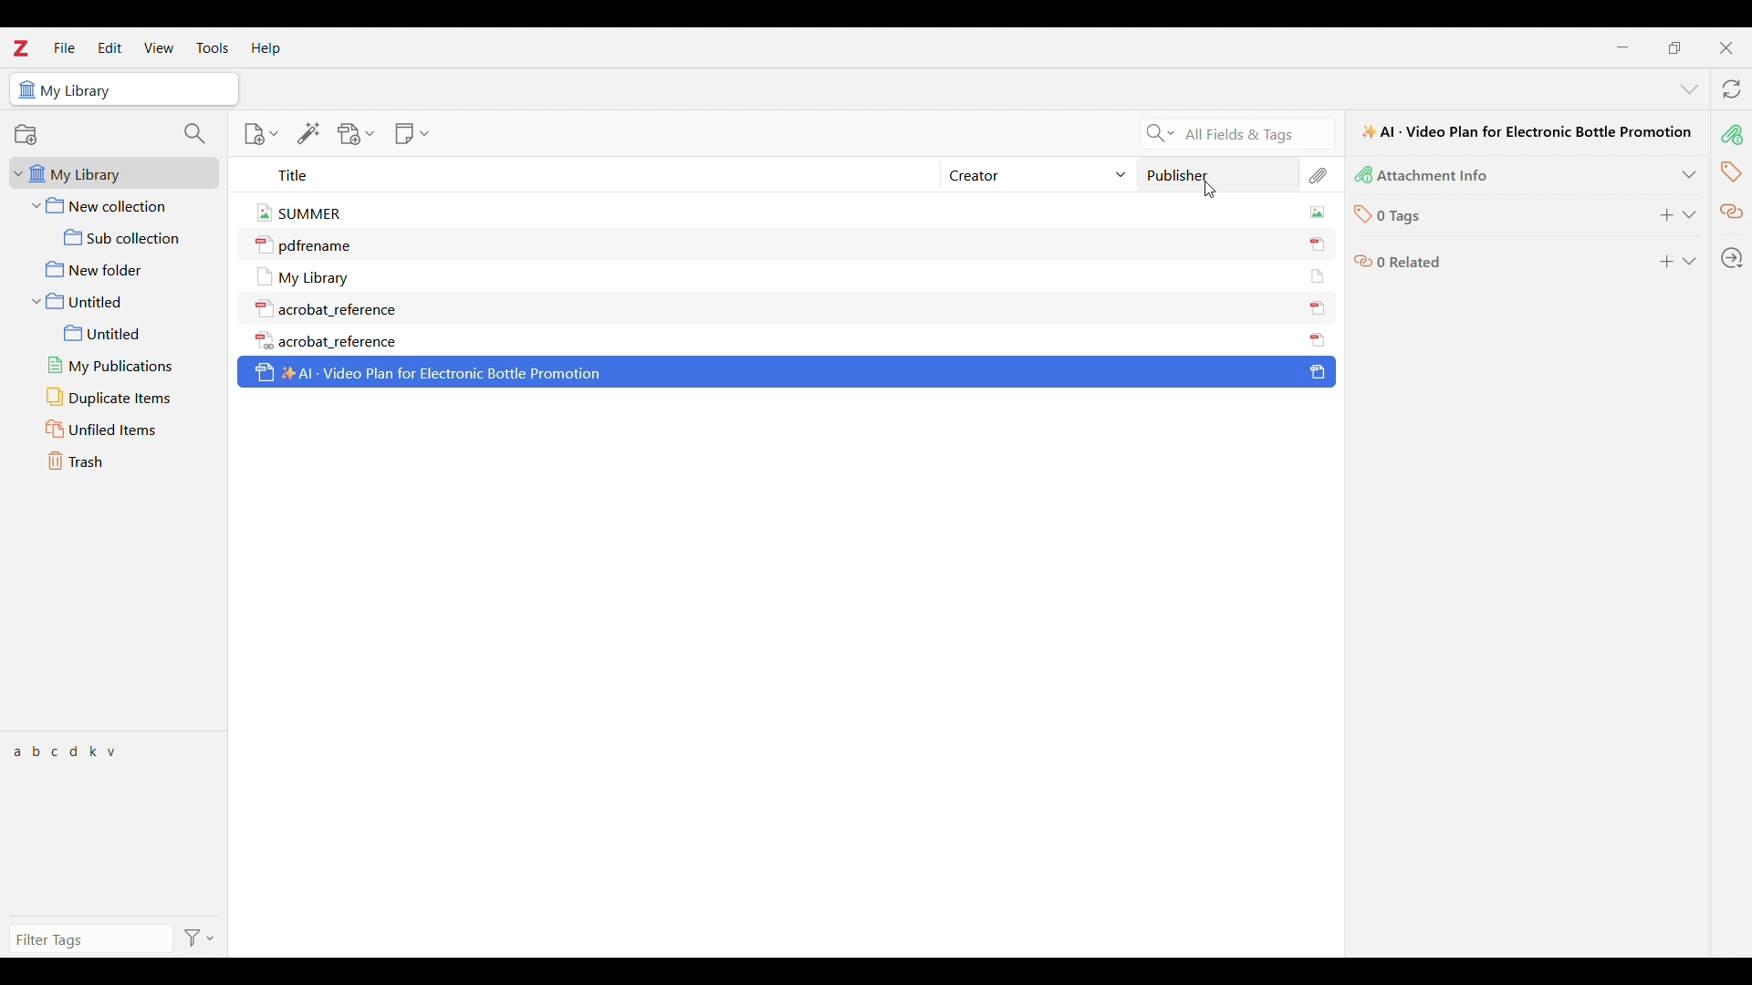 This screenshot has height=985, width=1752. What do you see at coordinates (90, 939) in the screenshot?
I see `Filter tags` at bounding box center [90, 939].